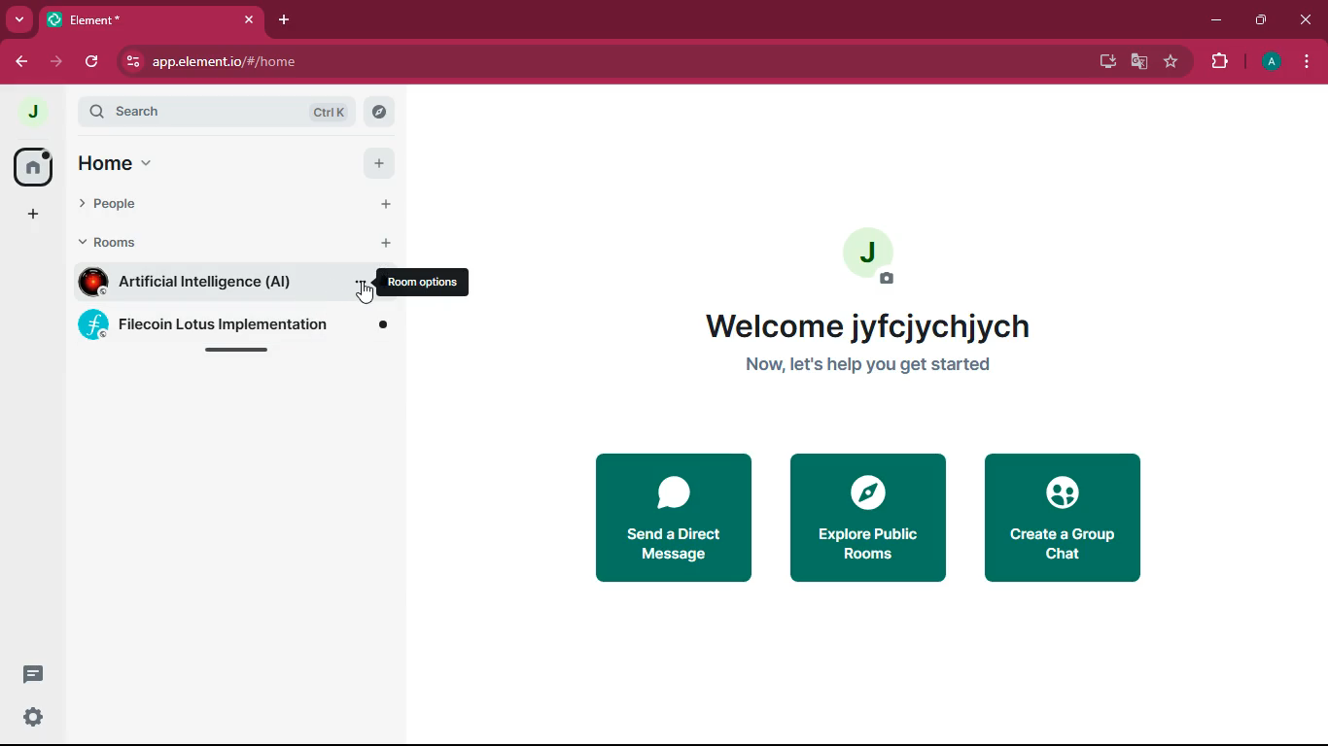  I want to click on dd, so click(31, 218).